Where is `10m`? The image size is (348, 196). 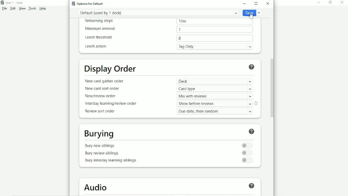
10m is located at coordinates (214, 21).